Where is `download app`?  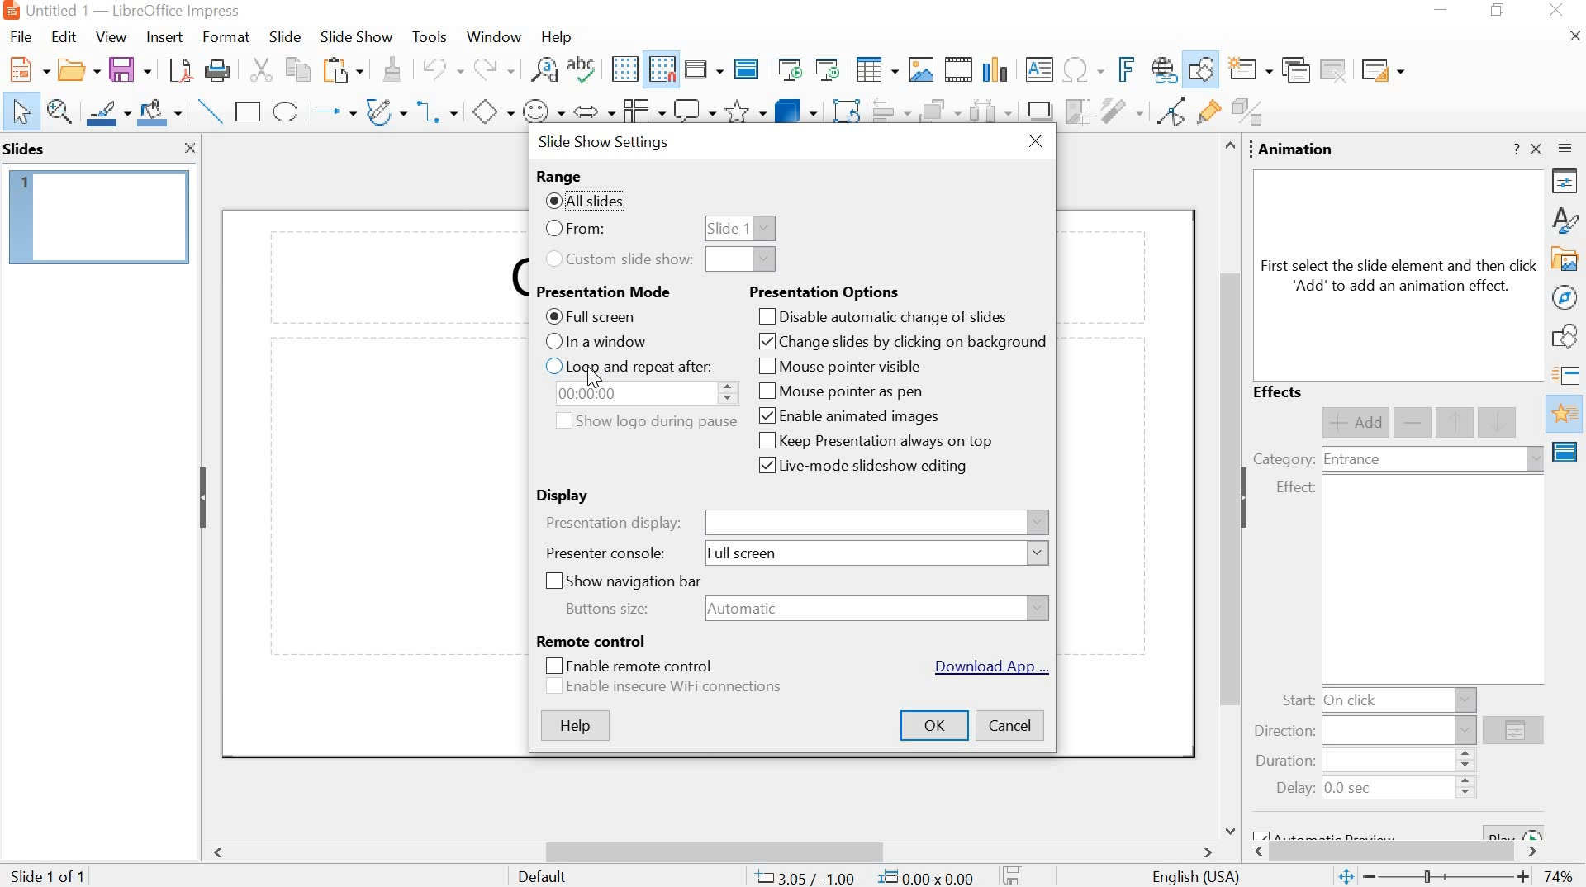
download app is located at coordinates (988, 666).